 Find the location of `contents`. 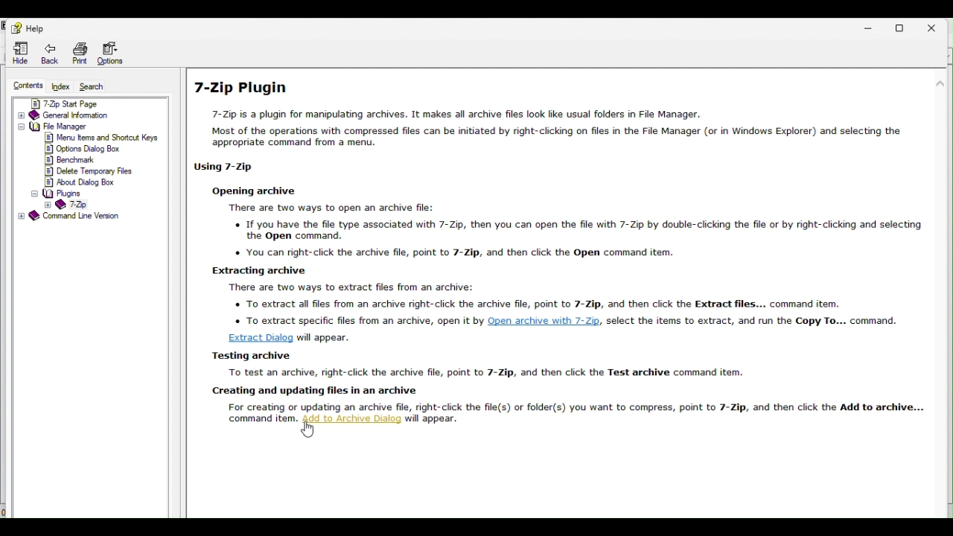

contents is located at coordinates (28, 84).